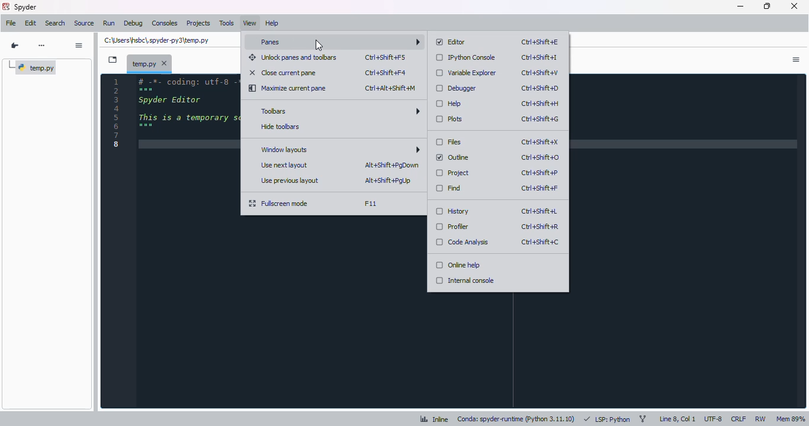 The width and height of the screenshot is (809, 426). I want to click on projects, so click(198, 23).